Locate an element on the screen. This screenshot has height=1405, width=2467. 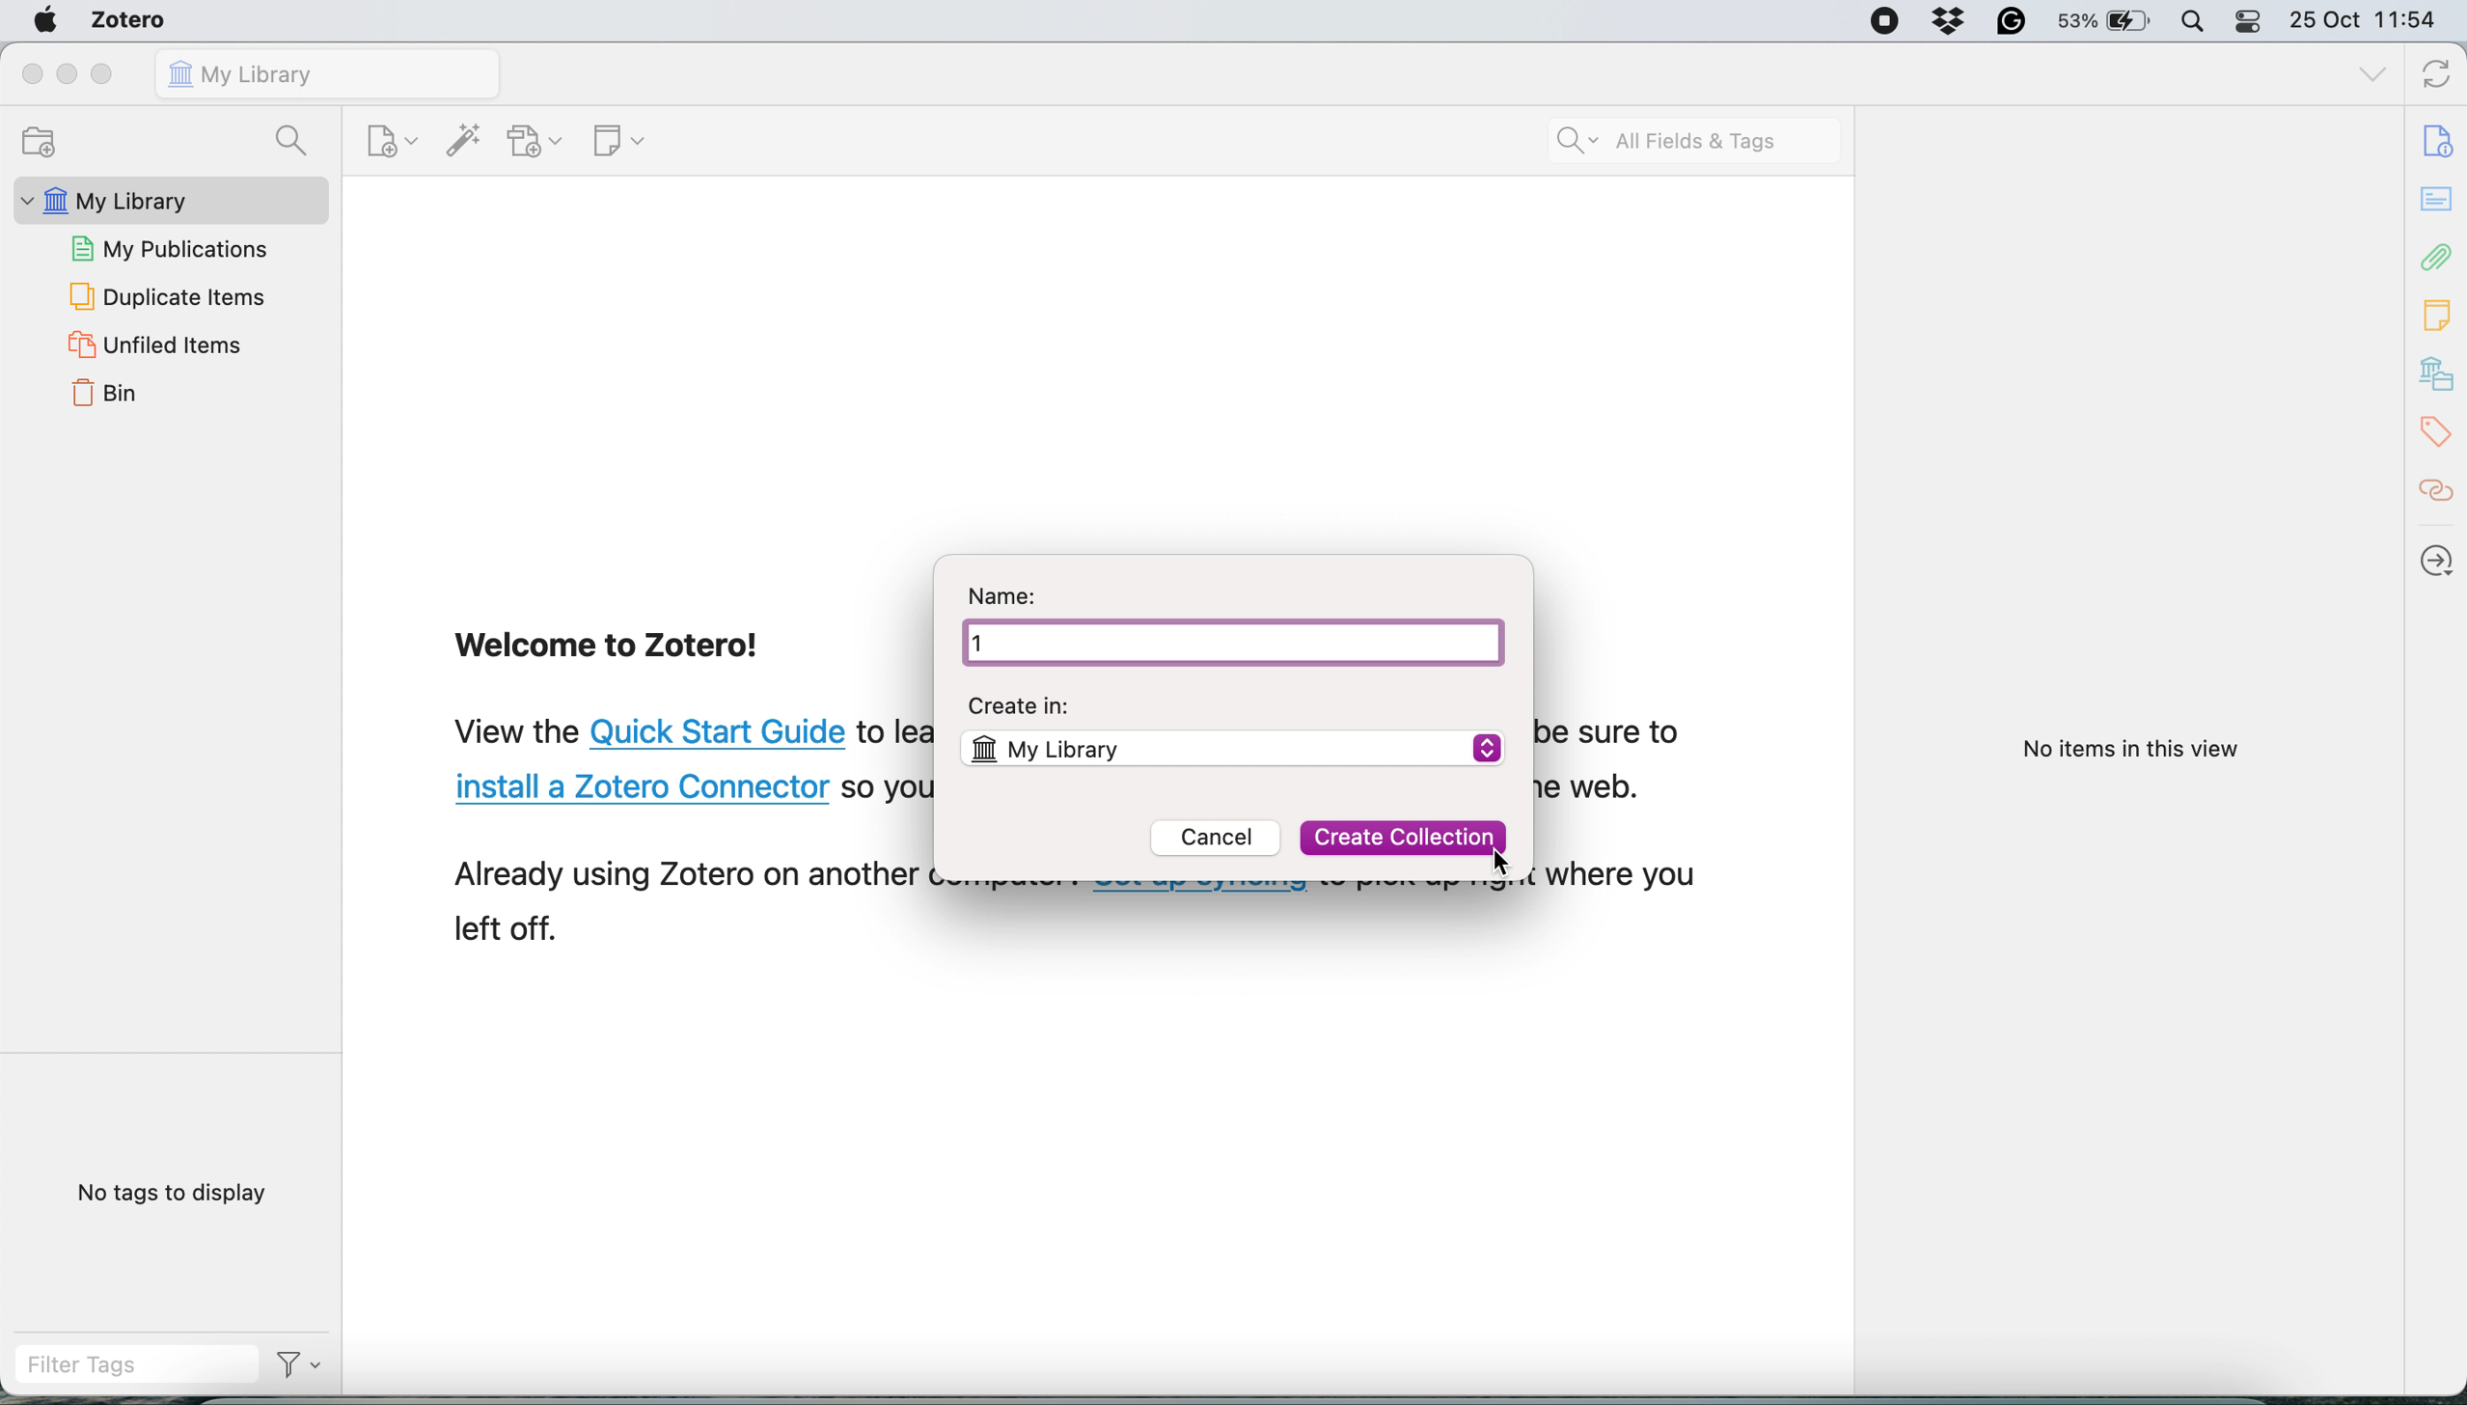
close is located at coordinates (30, 73).